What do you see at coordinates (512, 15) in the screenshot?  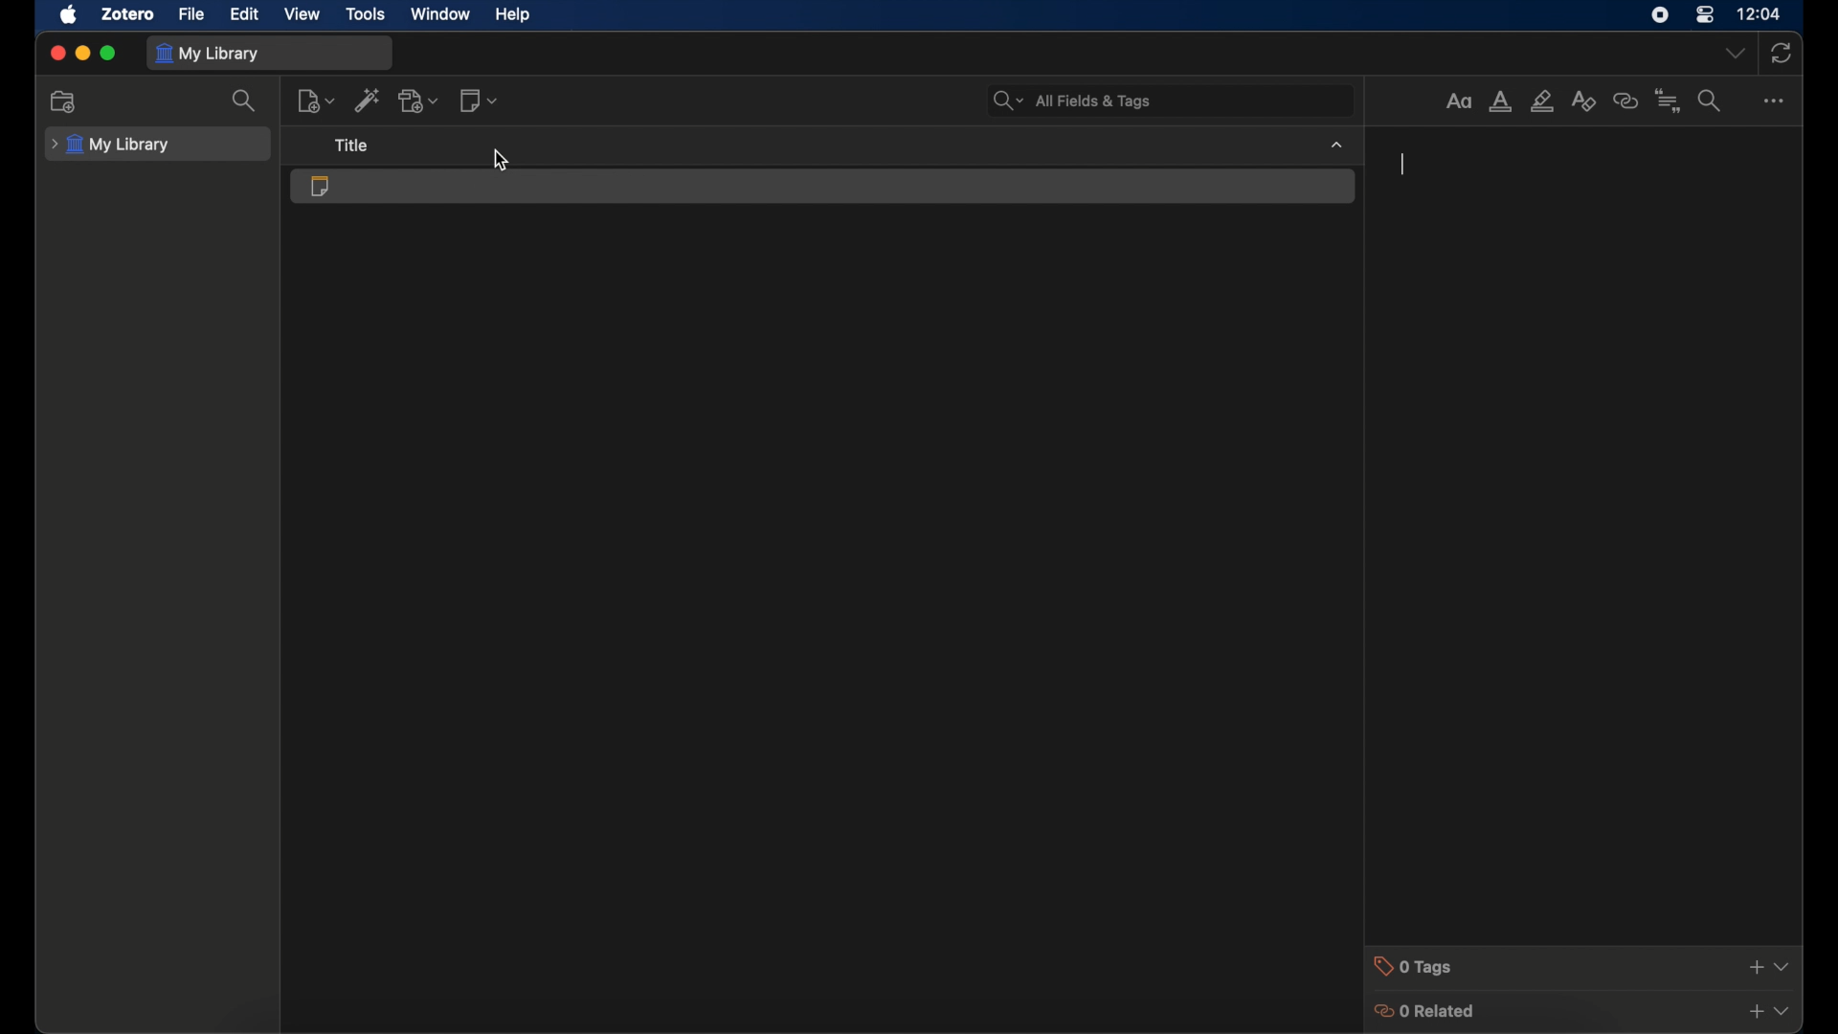 I see `help` at bounding box center [512, 15].